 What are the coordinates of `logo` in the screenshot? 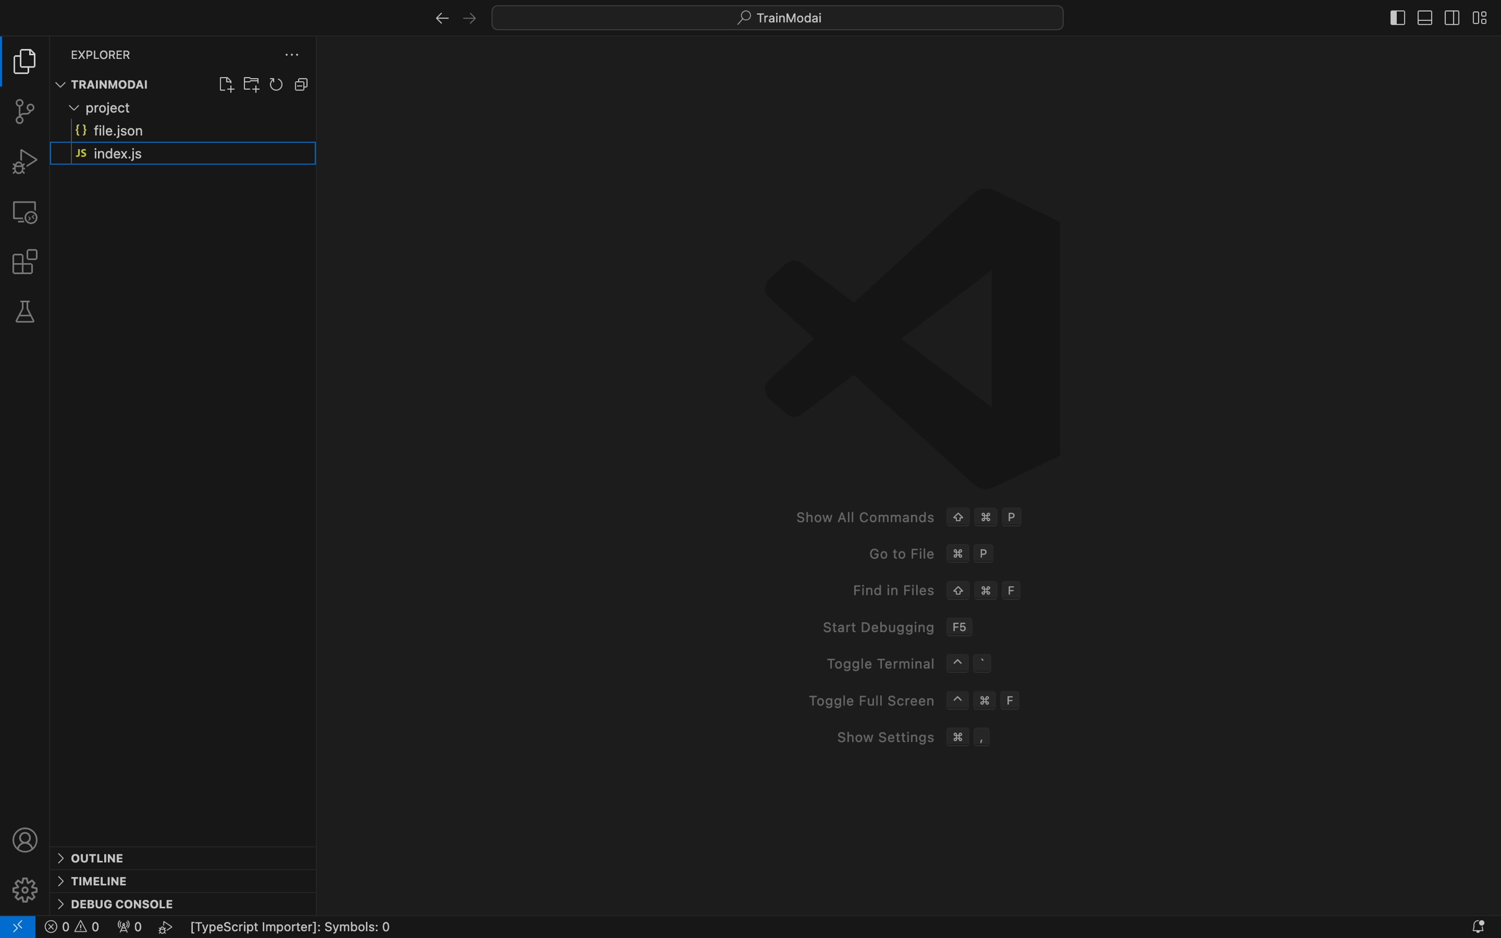 It's located at (915, 332).